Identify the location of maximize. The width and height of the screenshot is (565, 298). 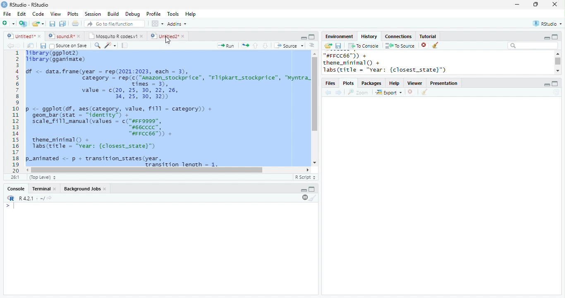
(555, 36).